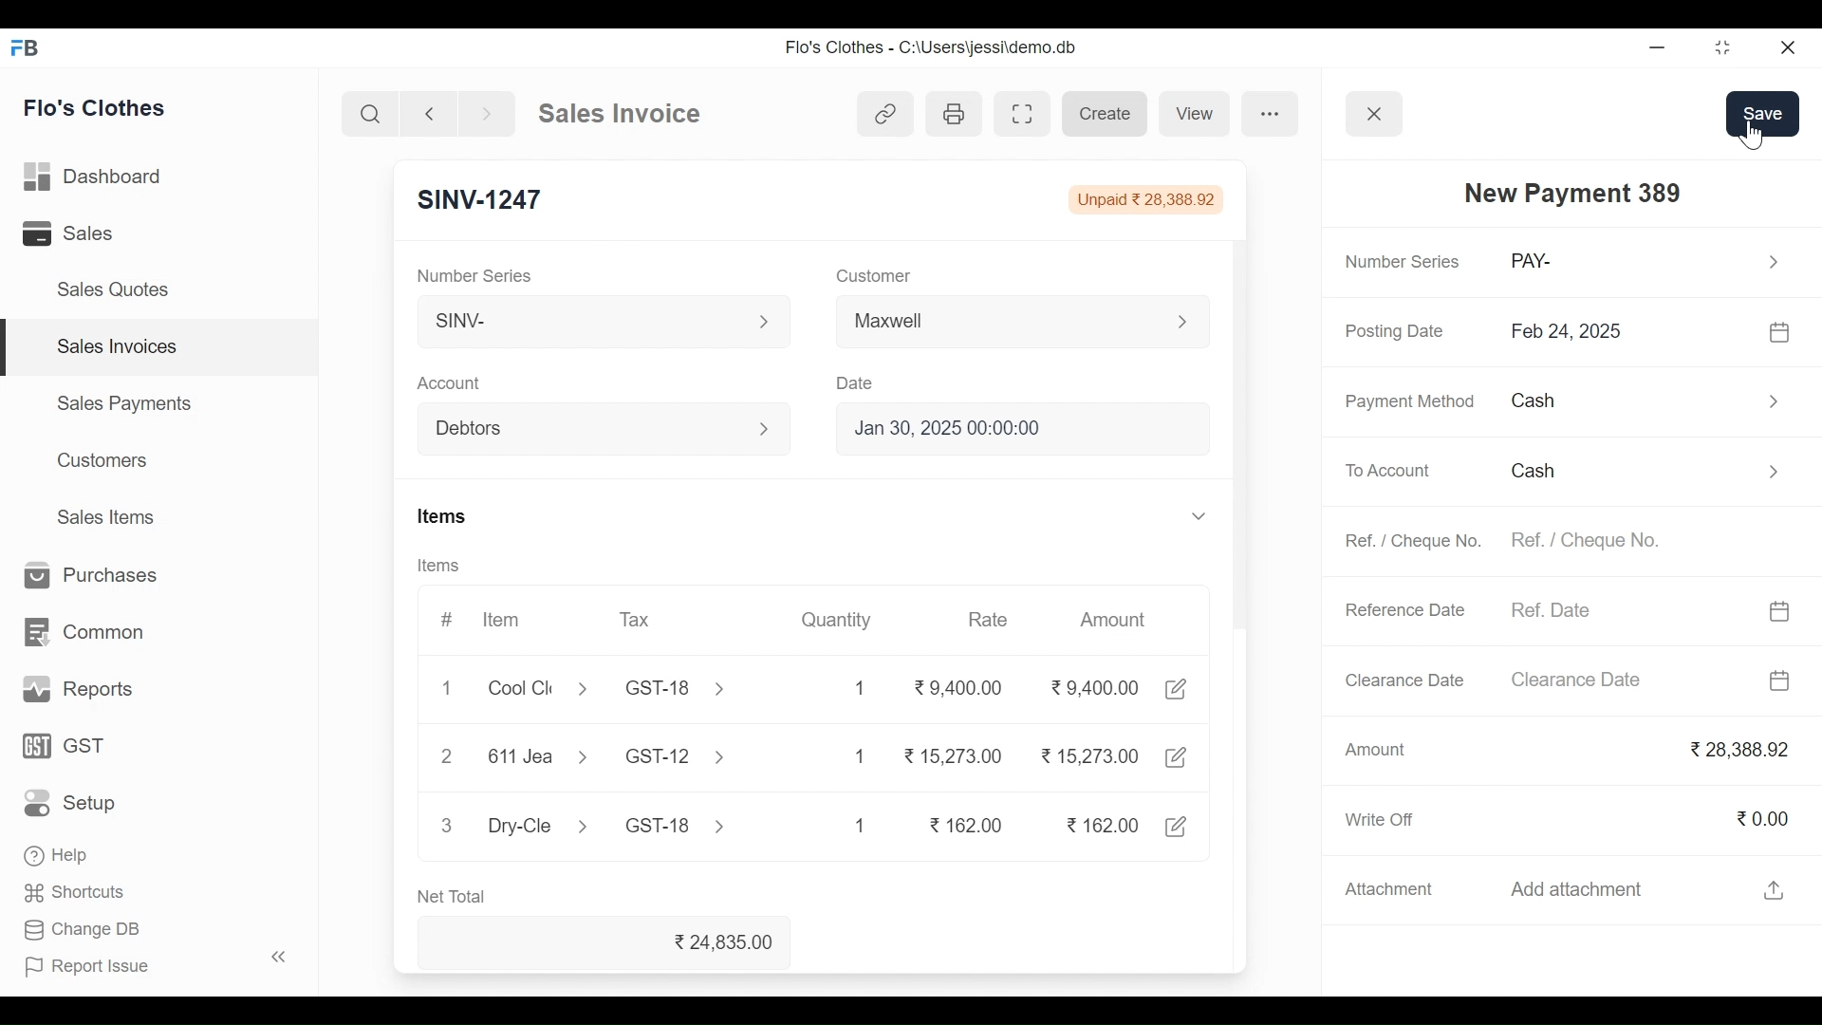  I want to click on Date, so click(858, 383).